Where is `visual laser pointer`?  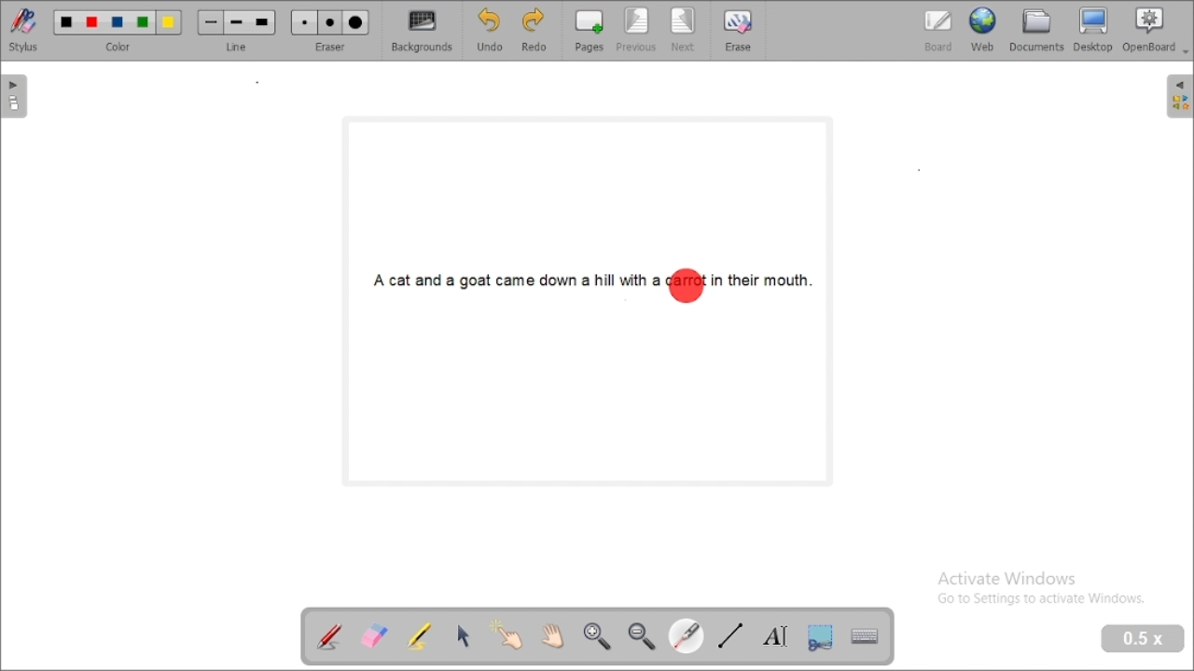
visual laser pointer is located at coordinates (686, 635).